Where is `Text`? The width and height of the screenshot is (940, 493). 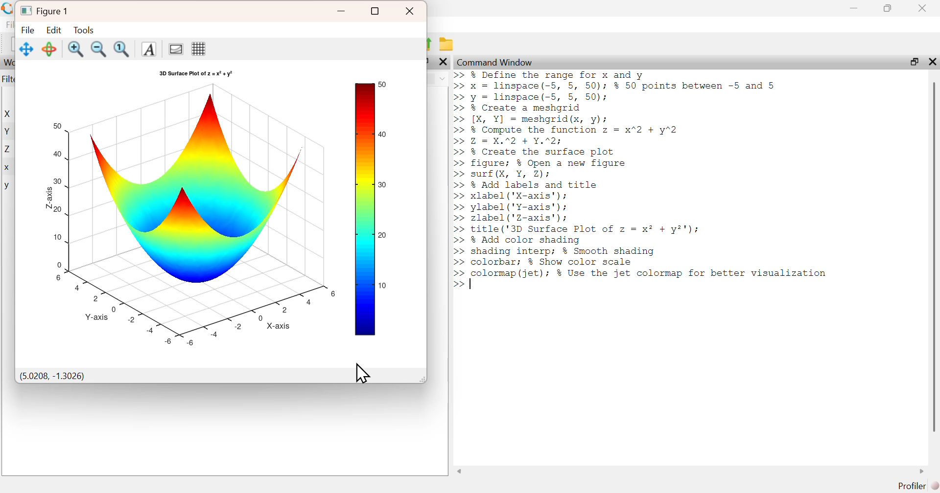
Text is located at coordinates (148, 49).